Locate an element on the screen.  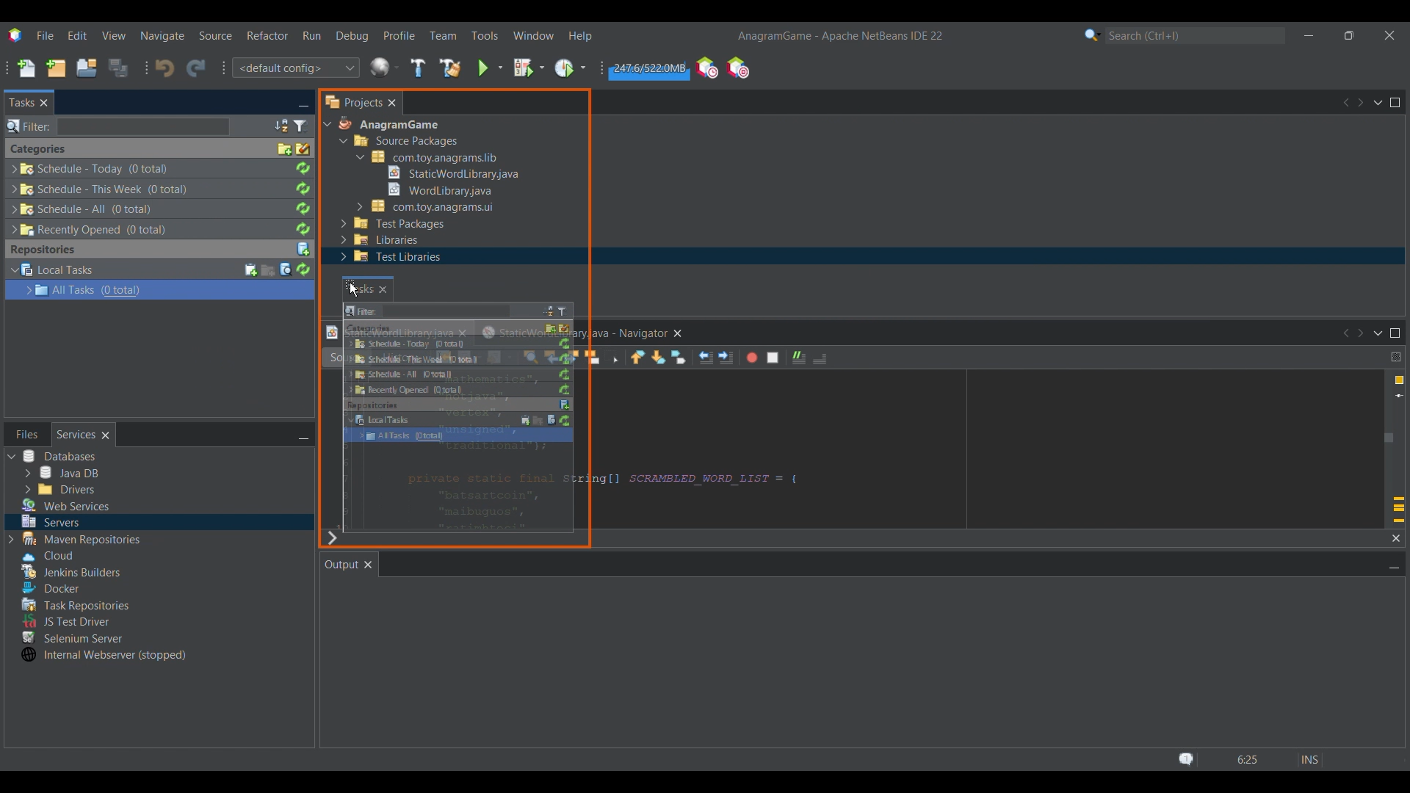
Add override annotation is located at coordinates (1398, 510).